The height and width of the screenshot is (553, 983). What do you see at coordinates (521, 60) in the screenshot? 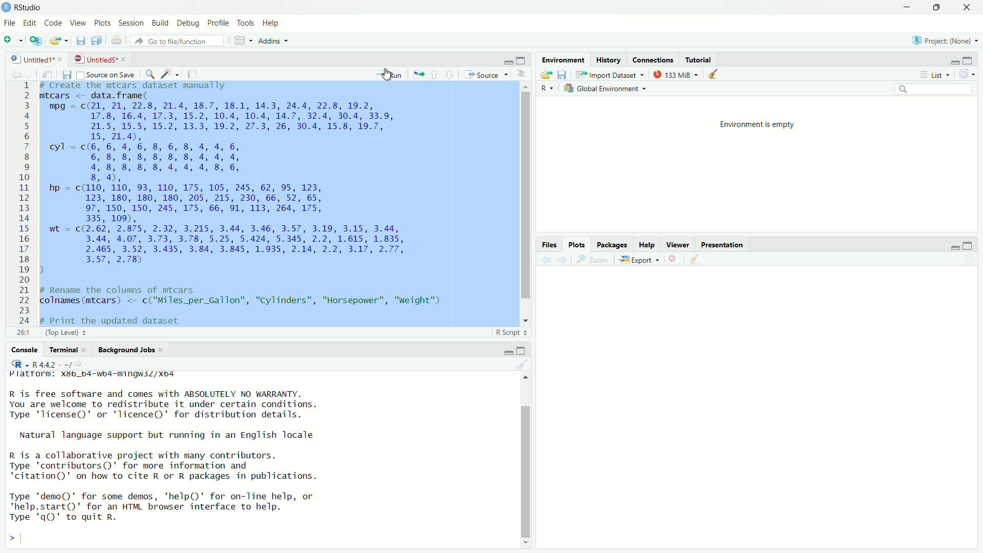
I see `maximise` at bounding box center [521, 60].